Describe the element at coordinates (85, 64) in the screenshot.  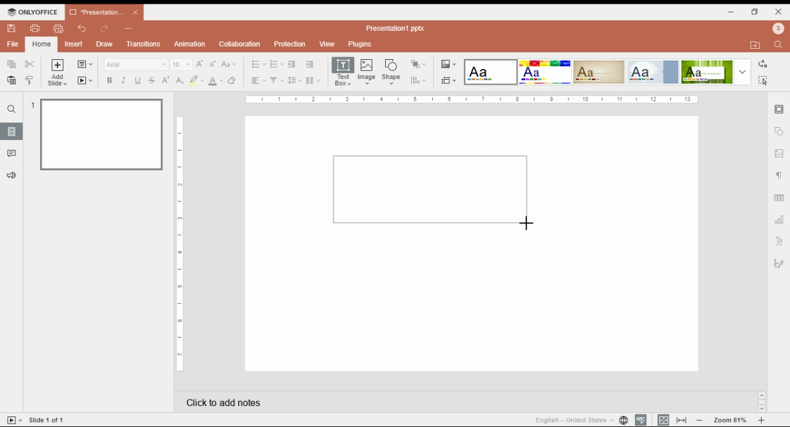
I see `change slide layout` at that location.